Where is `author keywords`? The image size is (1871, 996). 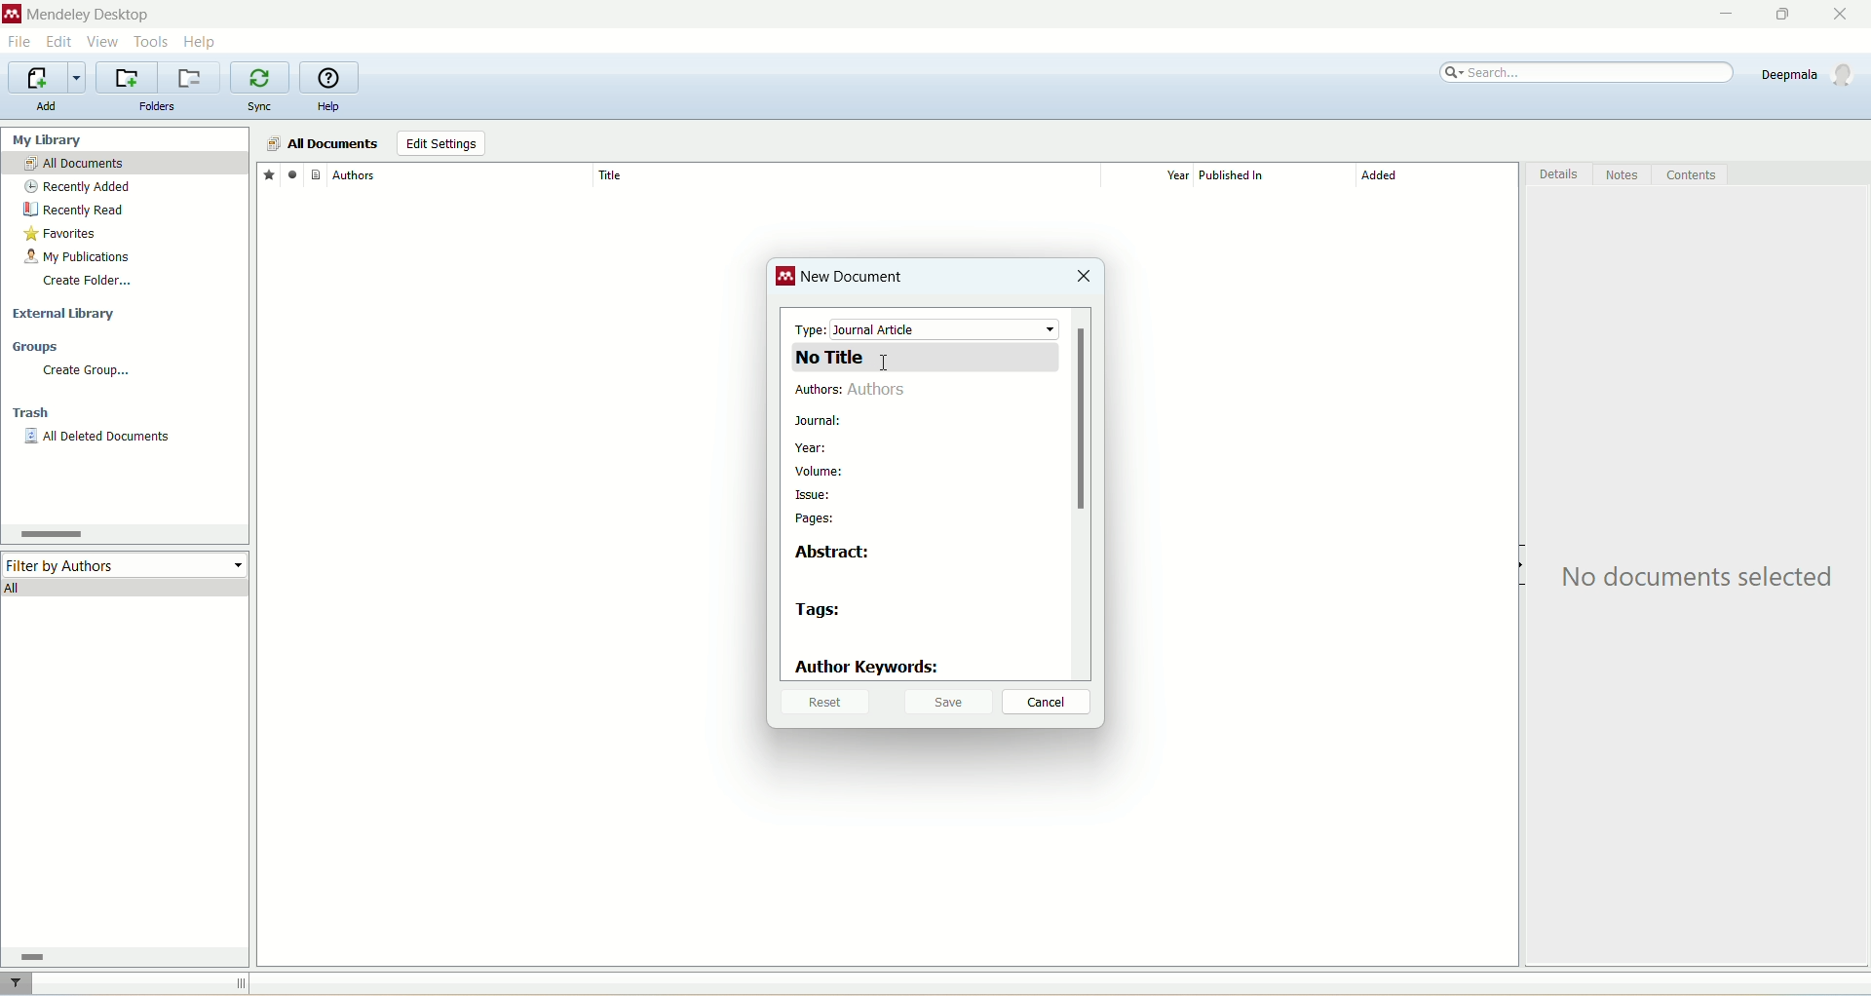 author keywords is located at coordinates (868, 668).